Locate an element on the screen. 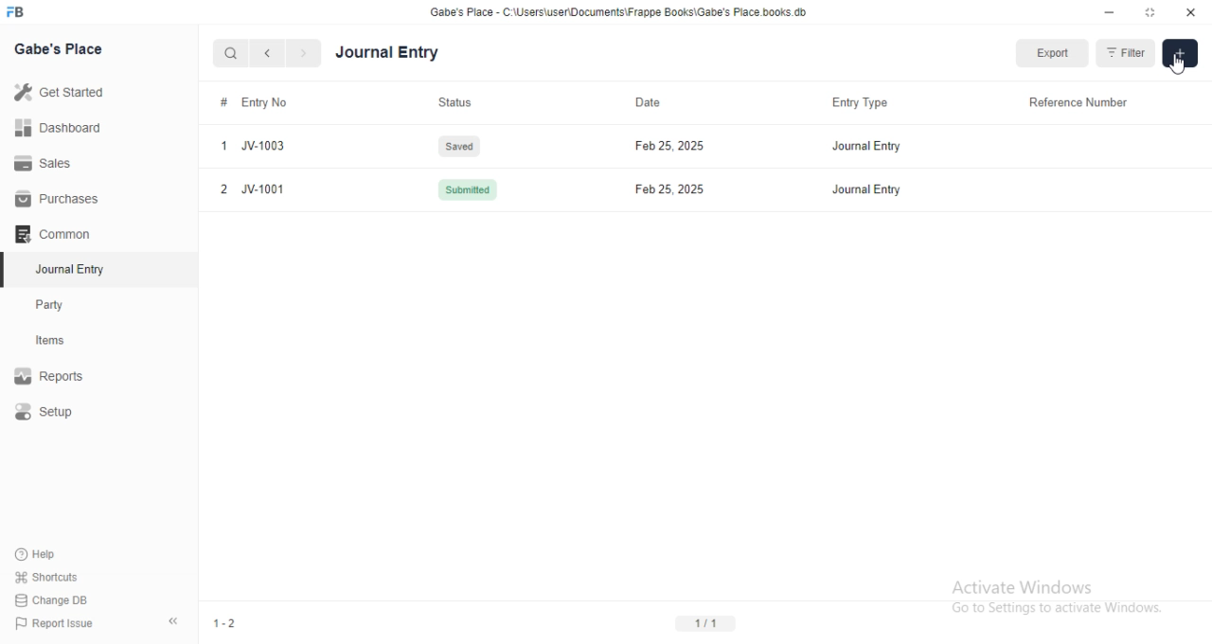 The image size is (1212, 644). JV-1003 is located at coordinates (268, 143).